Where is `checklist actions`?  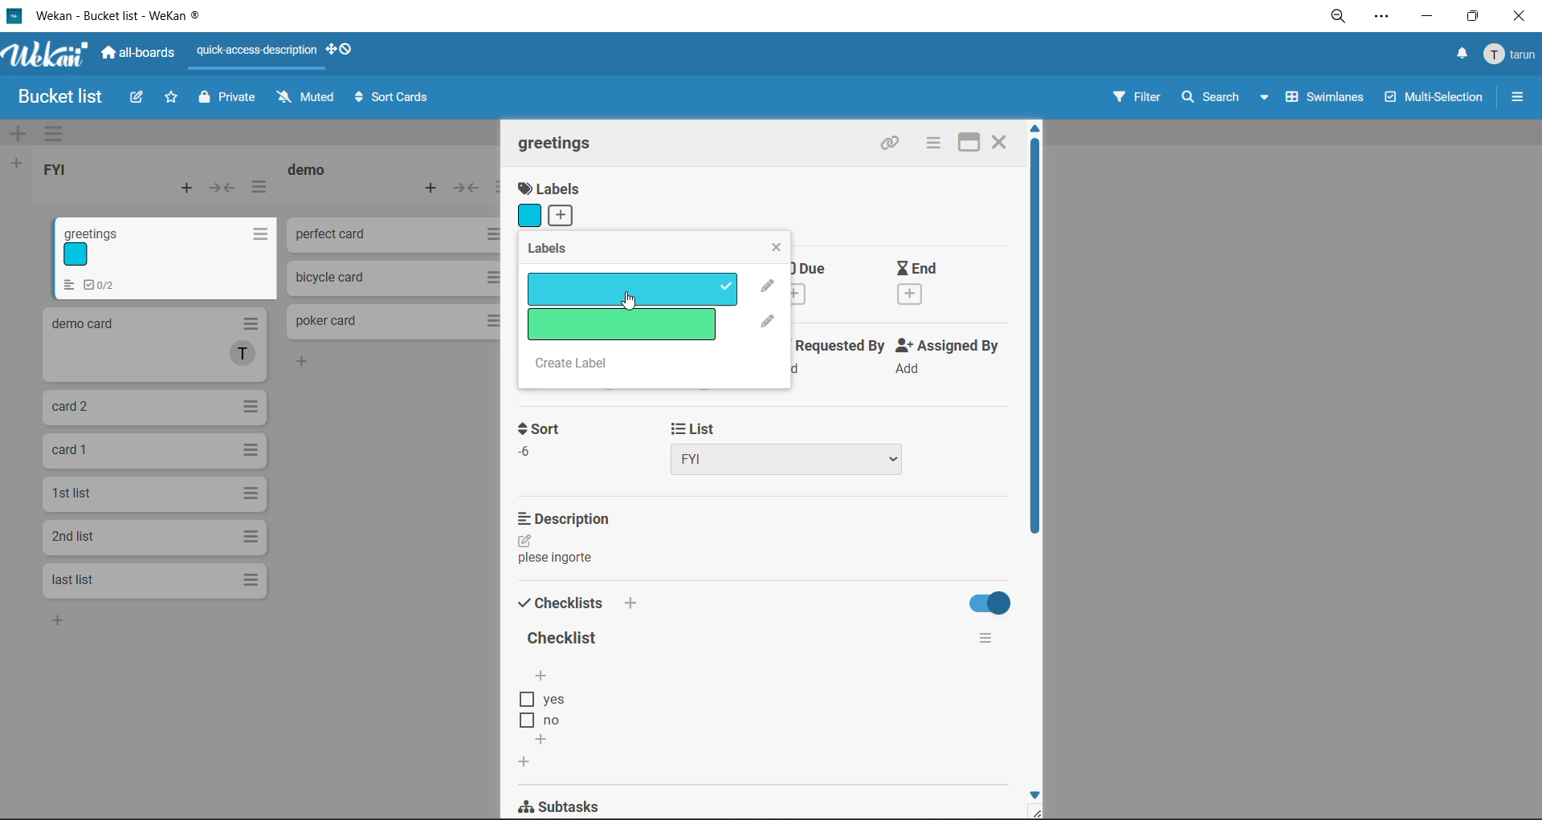
checklist actions is located at coordinates (981, 638).